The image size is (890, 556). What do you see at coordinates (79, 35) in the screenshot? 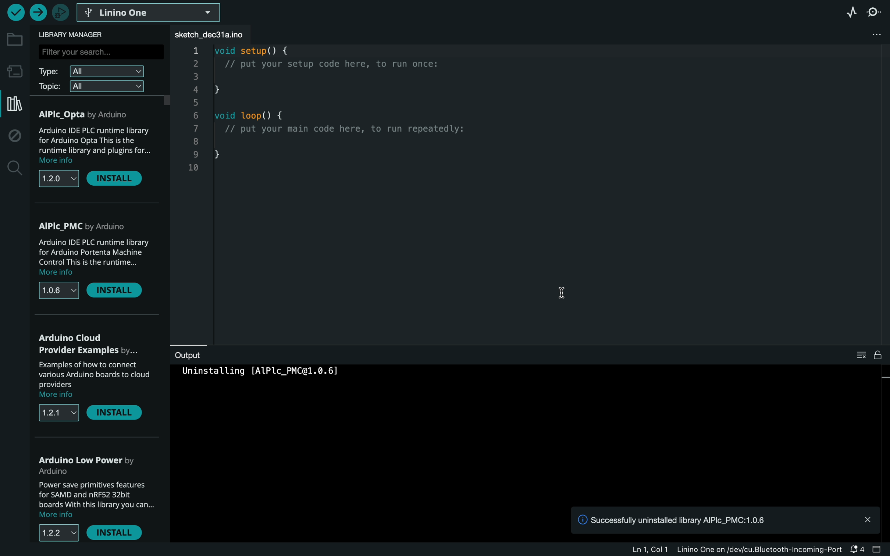
I see `library manager` at bounding box center [79, 35].